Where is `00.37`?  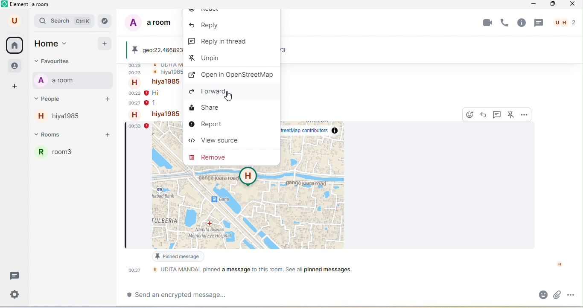
00.37 is located at coordinates (137, 270).